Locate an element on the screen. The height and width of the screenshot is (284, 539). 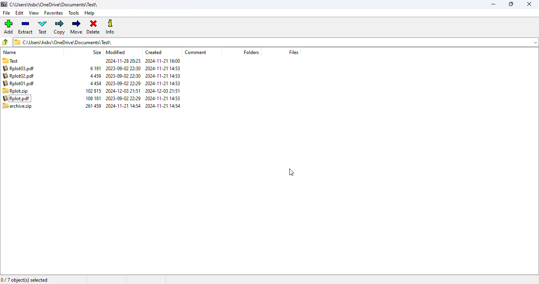
created is located at coordinates (154, 52).